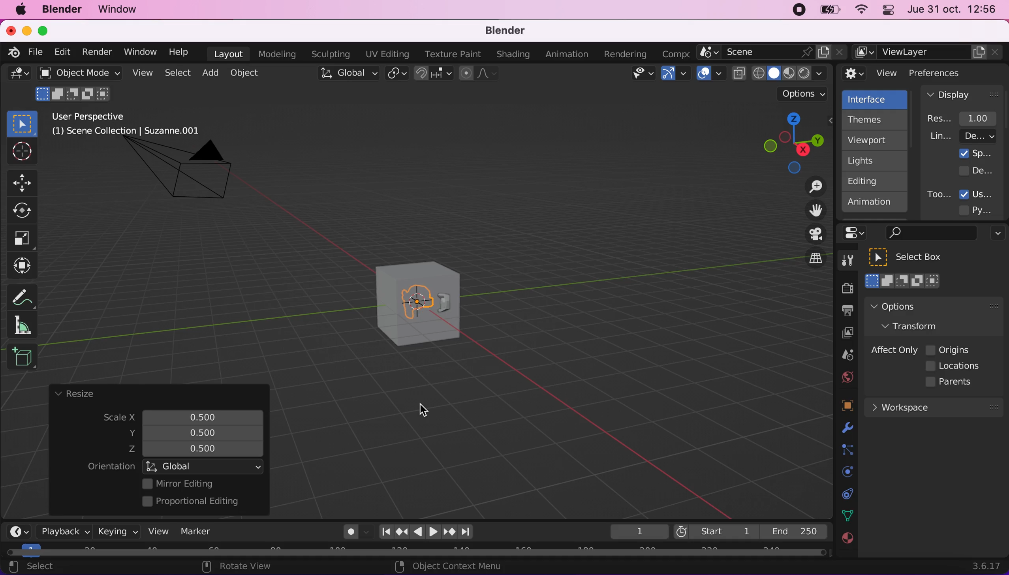 This screenshot has height=575, width=1009. Describe the element at coordinates (112, 418) in the screenshot. I see `scale` at that location.